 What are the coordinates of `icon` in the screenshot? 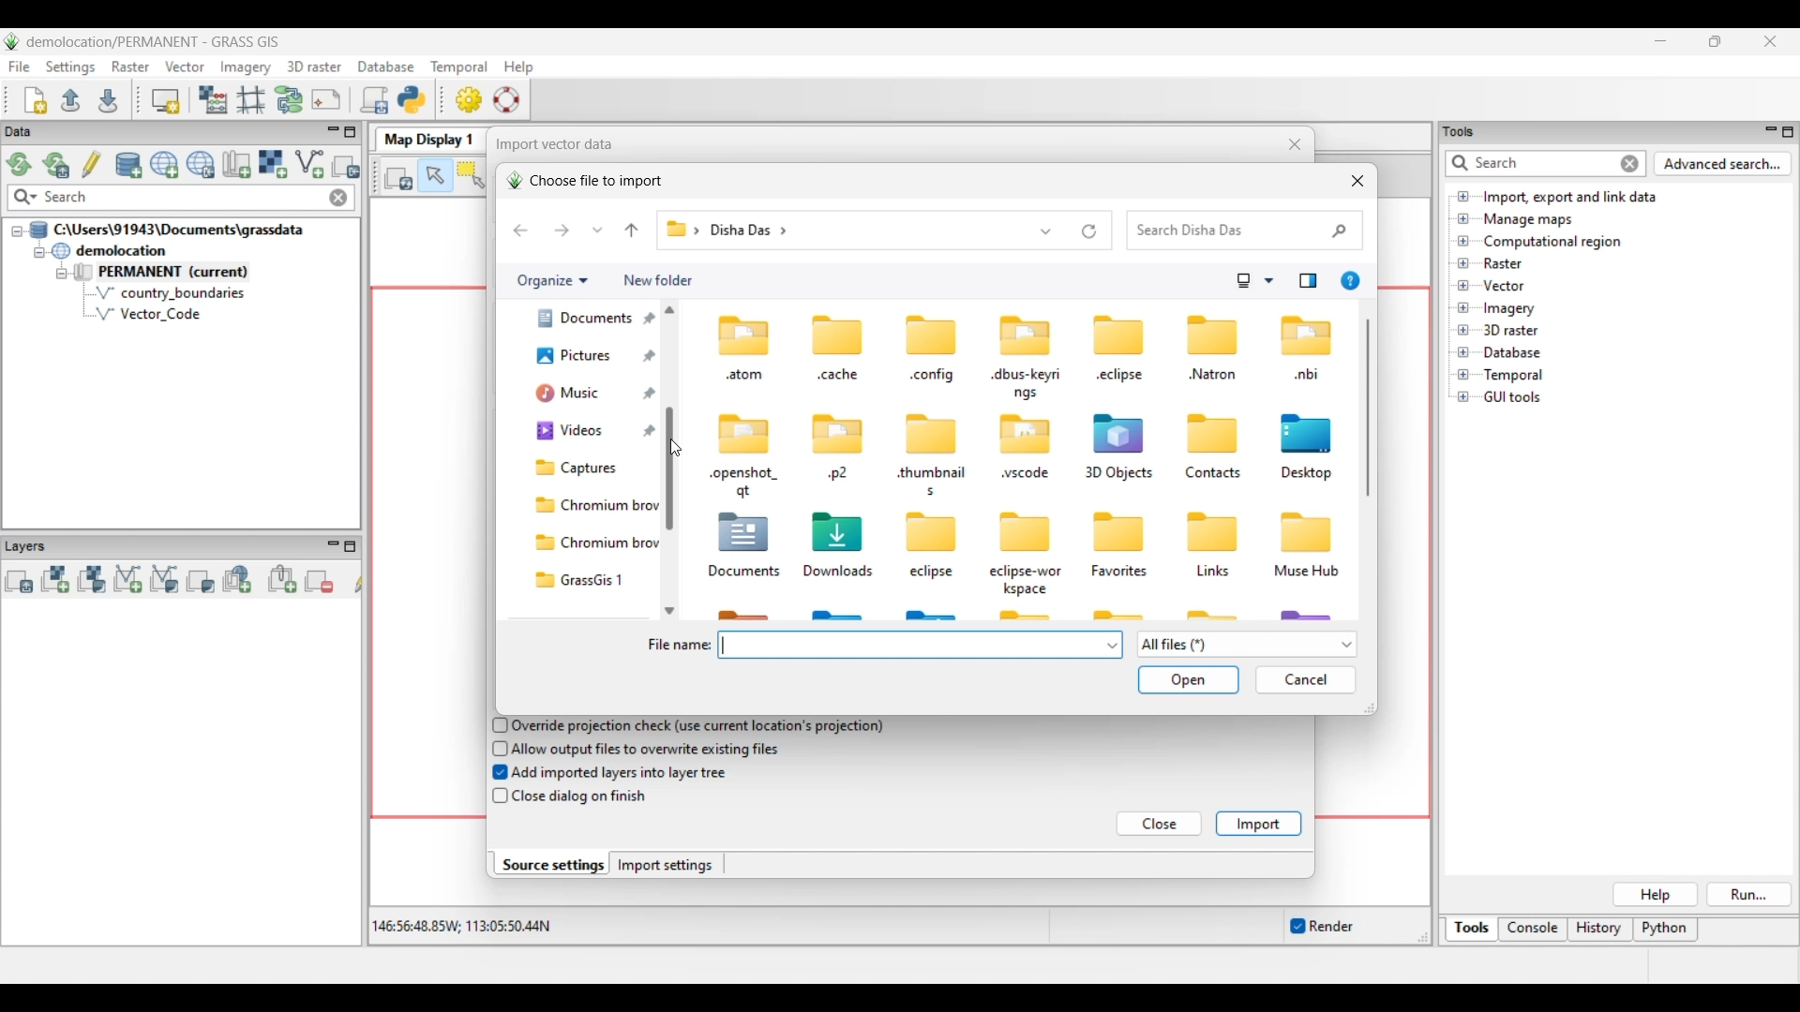 It's located at (745, 533).